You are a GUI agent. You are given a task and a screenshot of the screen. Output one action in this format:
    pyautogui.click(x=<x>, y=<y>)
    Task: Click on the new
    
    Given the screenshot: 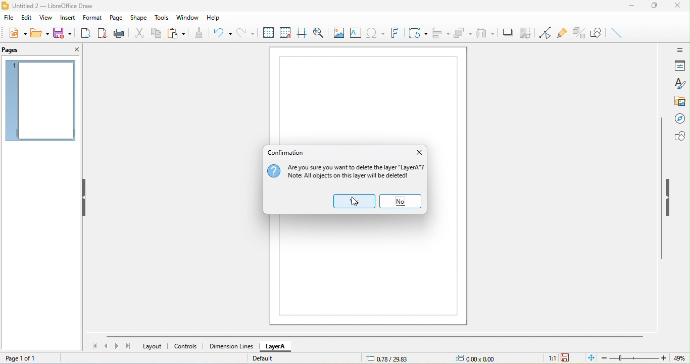 What is the action you would take?
    pyautogui.click(x=15, y=32)
    